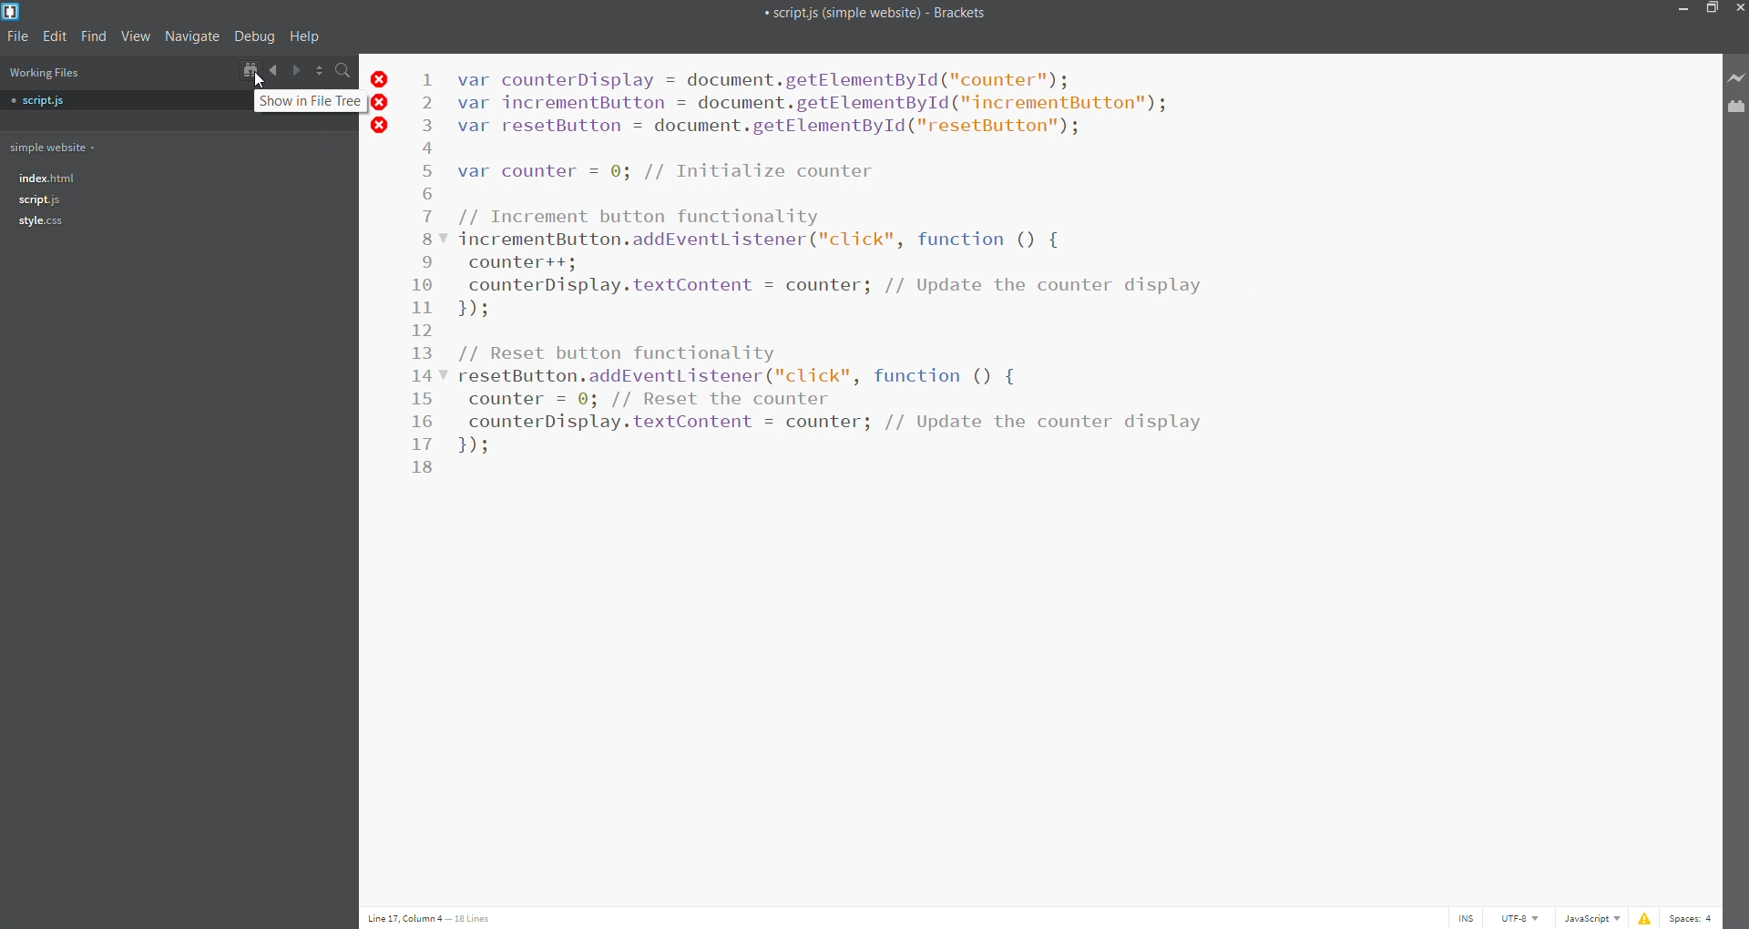  Describe the element at coordinates (46, 179) in the screenshot. I see `index.html` at that location.